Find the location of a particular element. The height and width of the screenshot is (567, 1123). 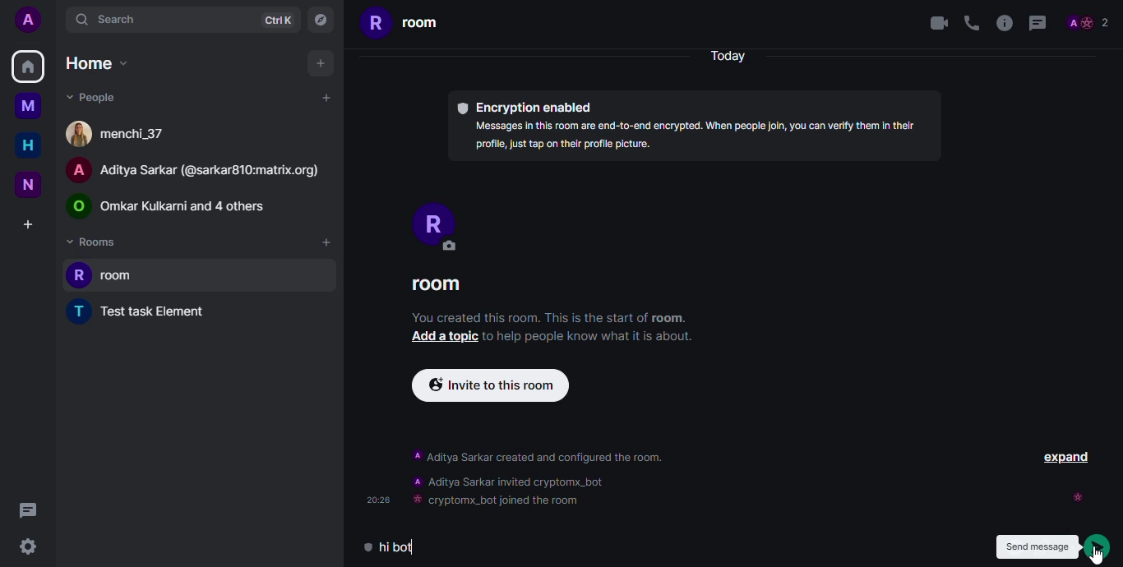

Cursor is located at coordinates (1102, 555).